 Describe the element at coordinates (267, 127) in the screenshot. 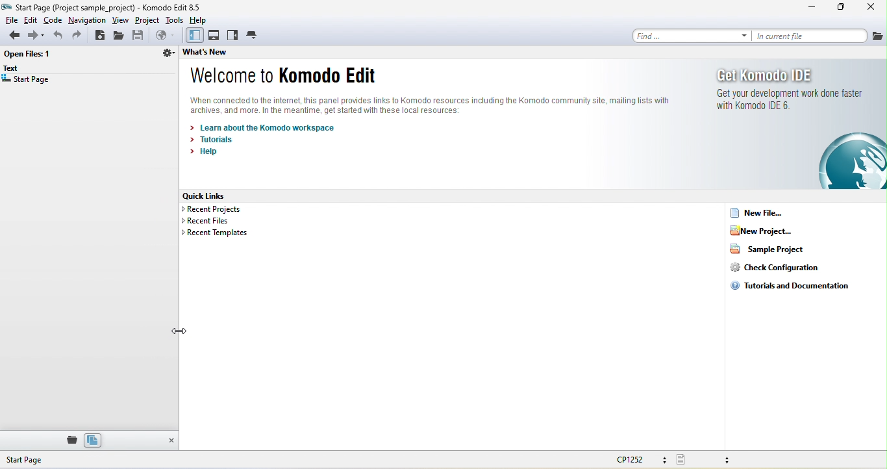

I see `learn about the komodo workspace` at that location.